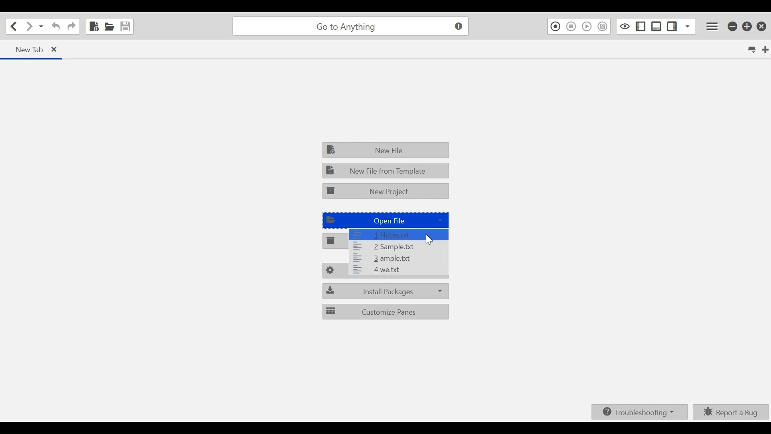 The width and height of the screenshot is (771, 434). I want to click on Show/Hide Left Pane, so click(642, 26).